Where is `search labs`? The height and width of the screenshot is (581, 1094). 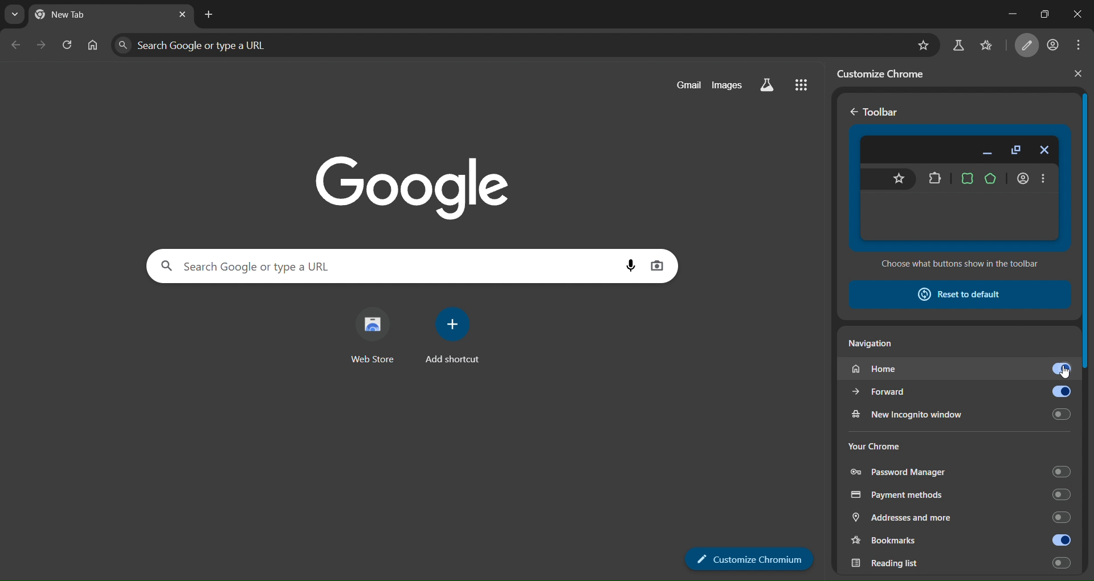
search labs is located at coordinates (958, 46).